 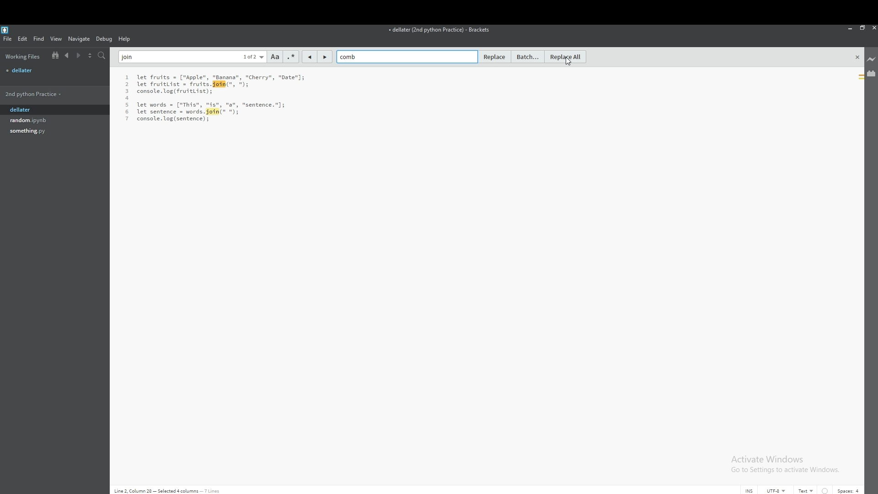 I want to click on encoding, so click(x=776, y=490).